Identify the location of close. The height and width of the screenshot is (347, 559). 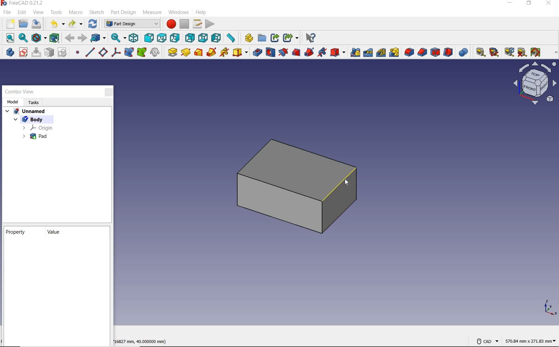
(548, 4).